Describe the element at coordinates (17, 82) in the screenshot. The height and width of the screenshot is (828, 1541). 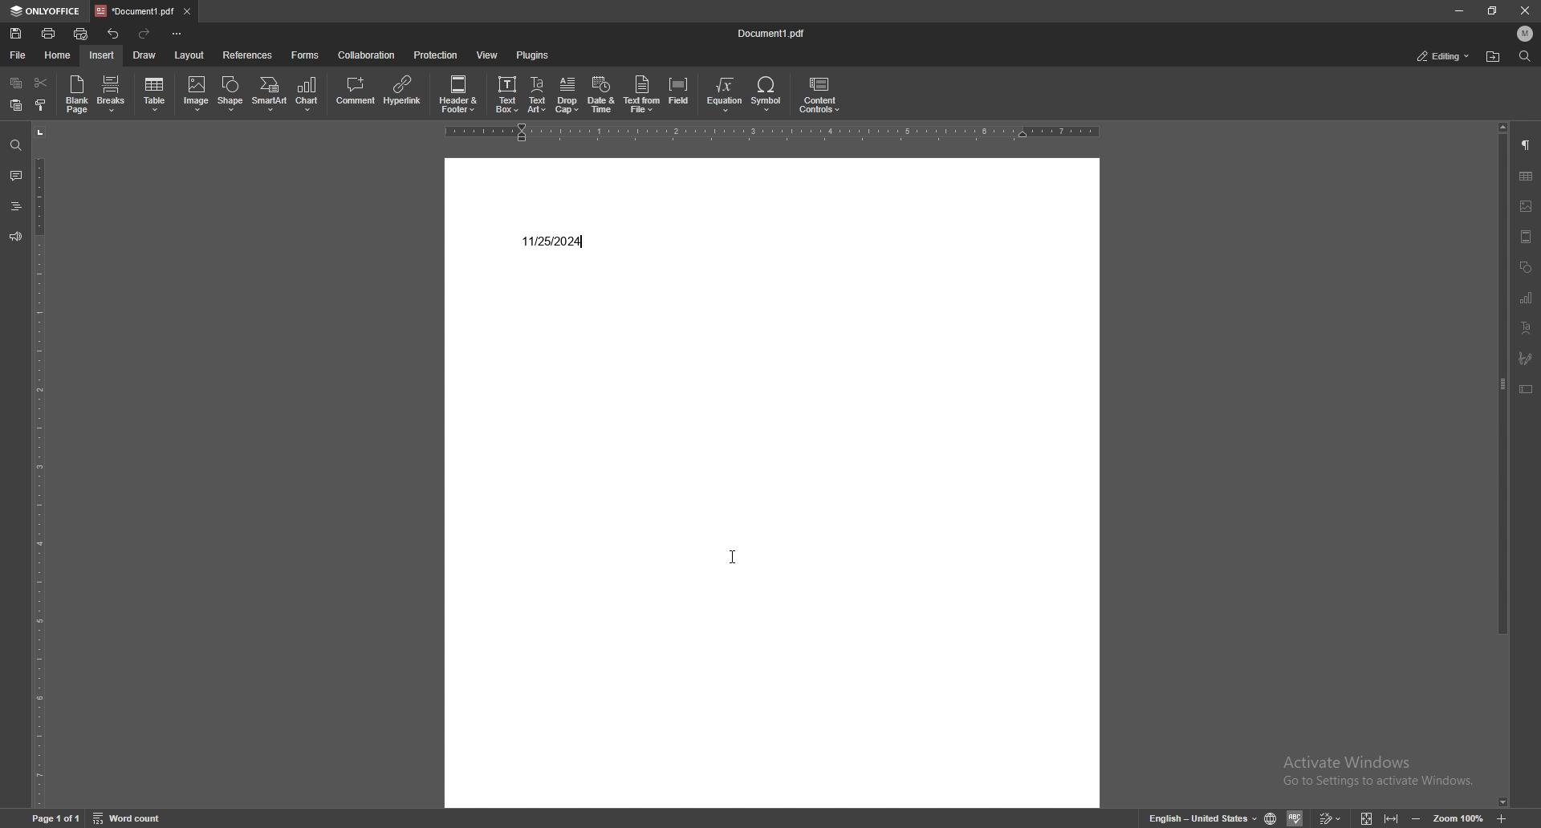
I see `copy` at that location.